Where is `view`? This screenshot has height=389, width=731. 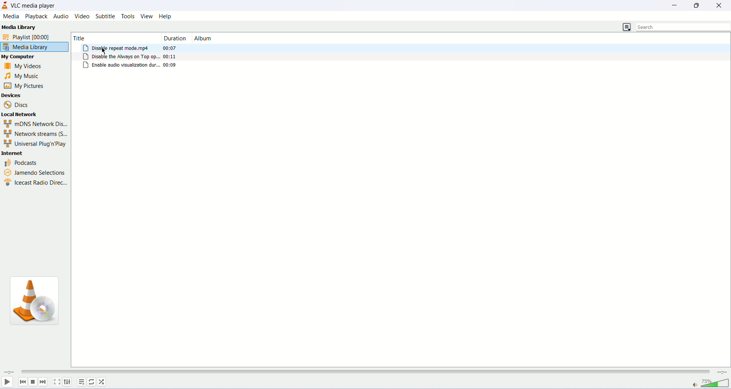 view is located at coordinates (147, 16).